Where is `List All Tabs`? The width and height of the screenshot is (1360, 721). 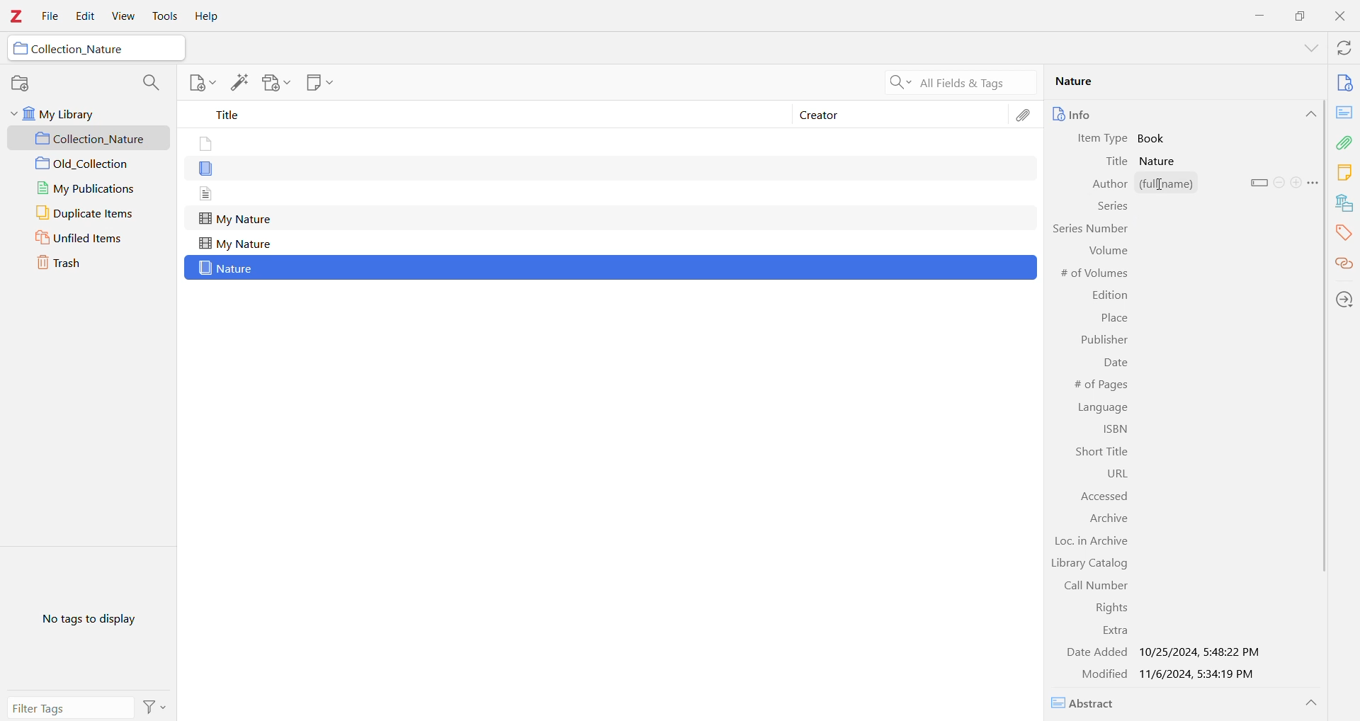
List All Tabs is located at coordinates (1306, 50).